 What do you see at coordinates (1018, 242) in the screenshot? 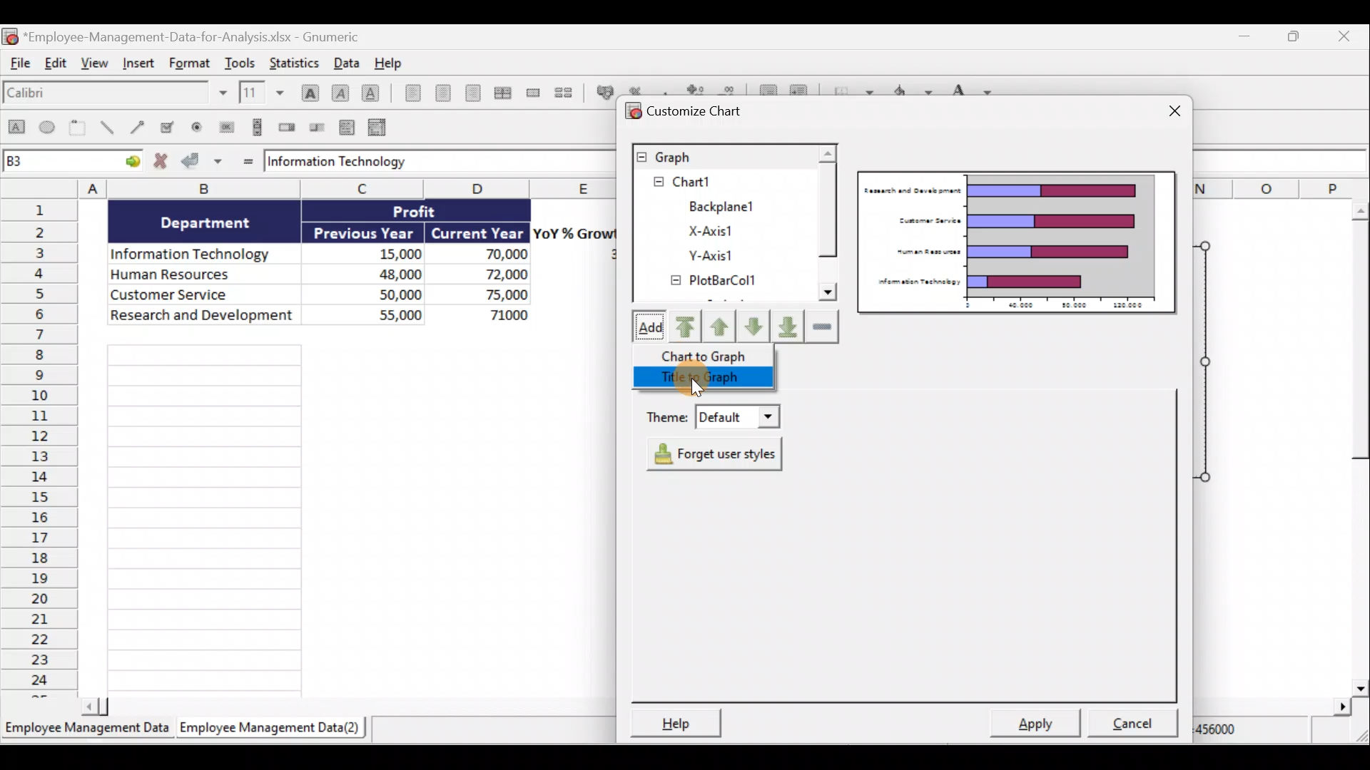
I see `Preview` at bounding box center [1018, 242].